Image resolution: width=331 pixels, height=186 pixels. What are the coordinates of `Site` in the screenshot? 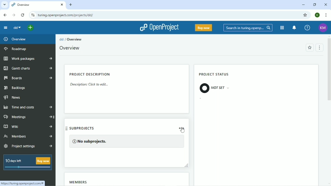 It's located at (65, 15).